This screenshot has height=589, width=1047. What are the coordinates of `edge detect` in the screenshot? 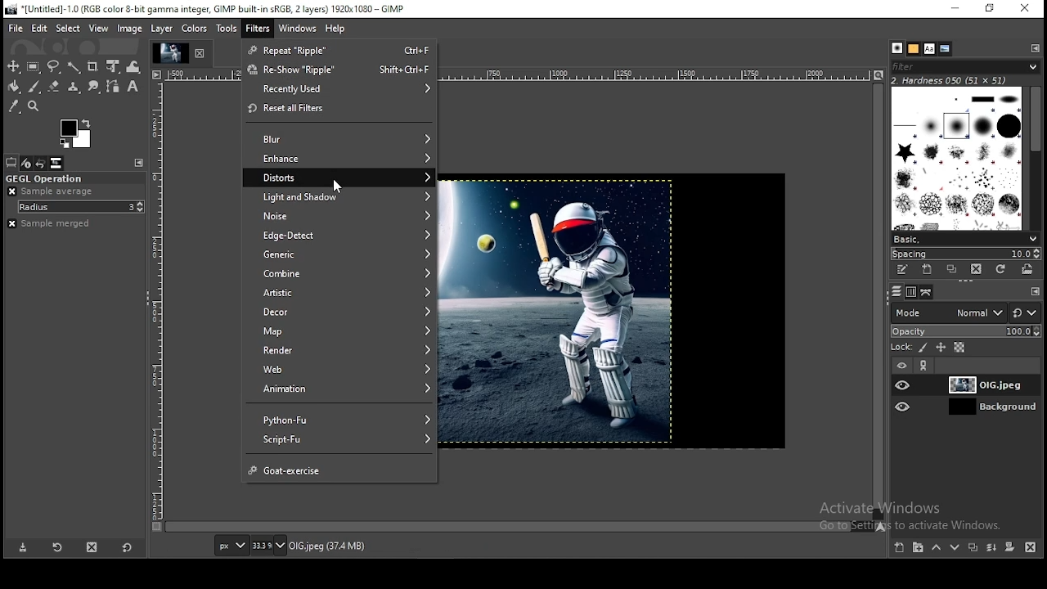 It's located at (347, 236).